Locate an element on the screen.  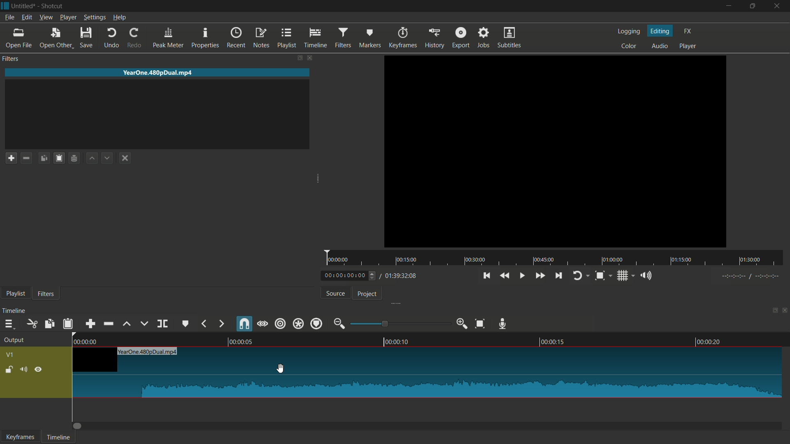
filters is located at coordinates (11, 59).